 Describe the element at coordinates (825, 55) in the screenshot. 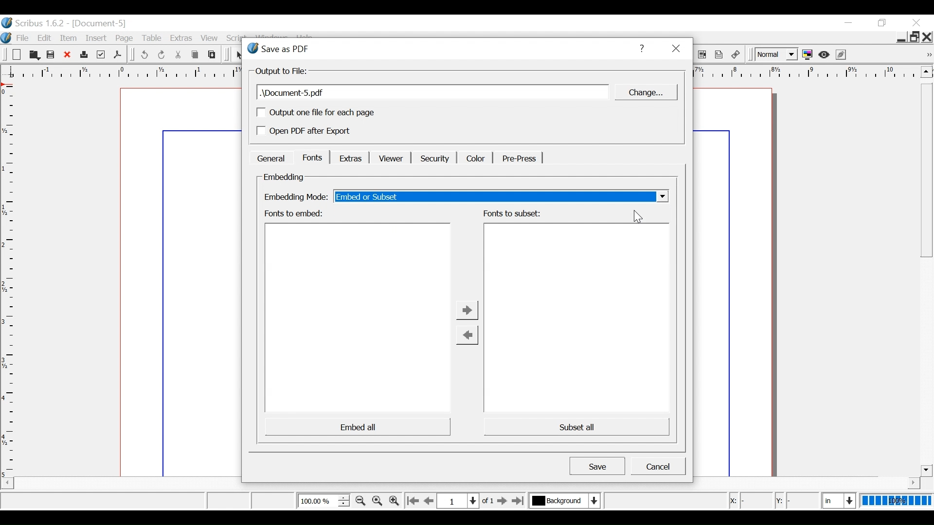

I see `Preview mode` at that location.